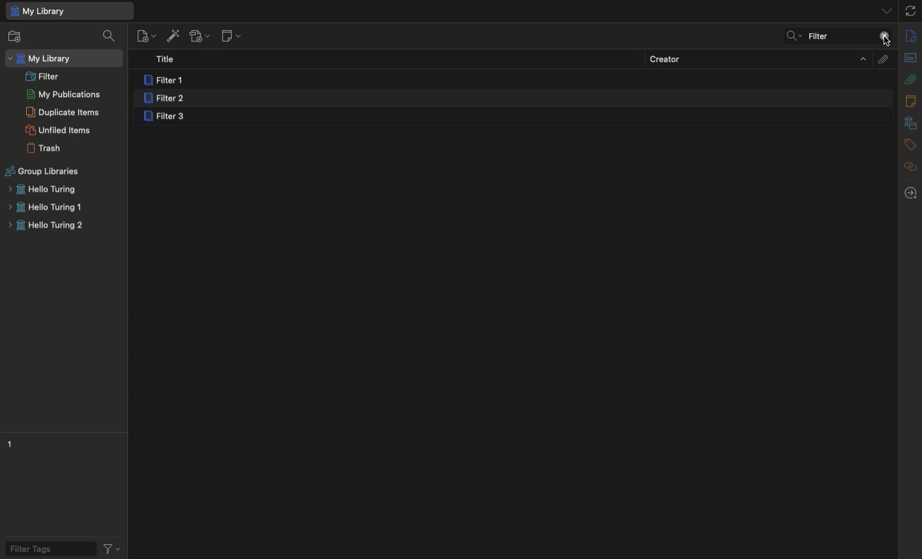  I want to click on Libraries and collections, so click(910, 124).